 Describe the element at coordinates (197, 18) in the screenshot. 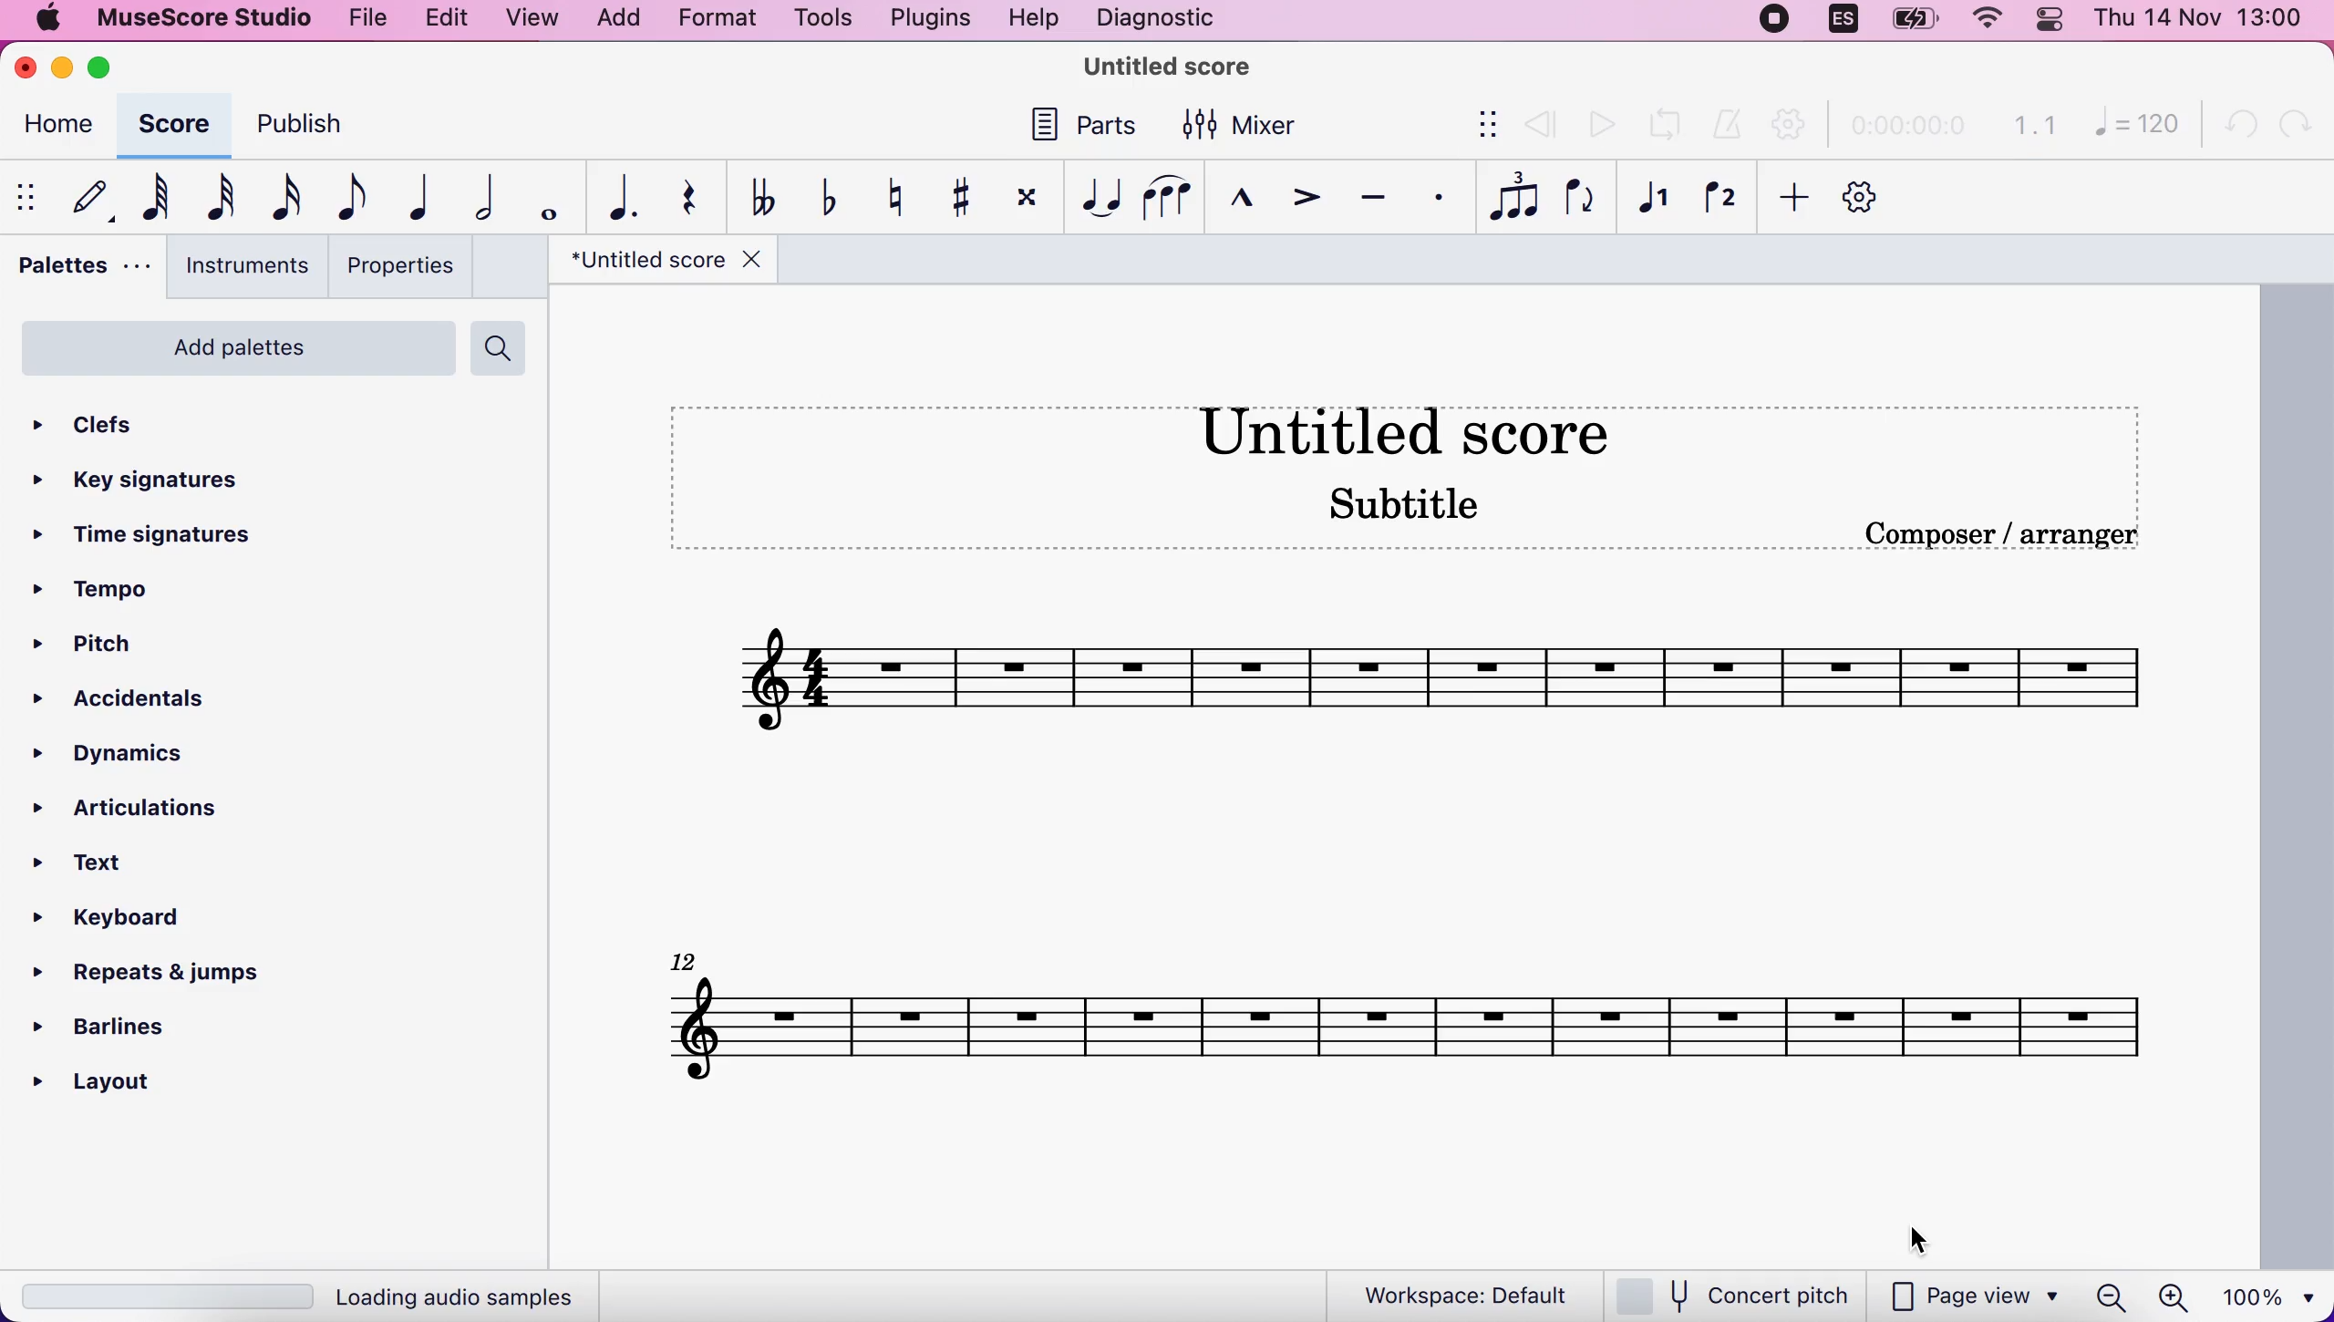

I see `musescore studio` at that location.